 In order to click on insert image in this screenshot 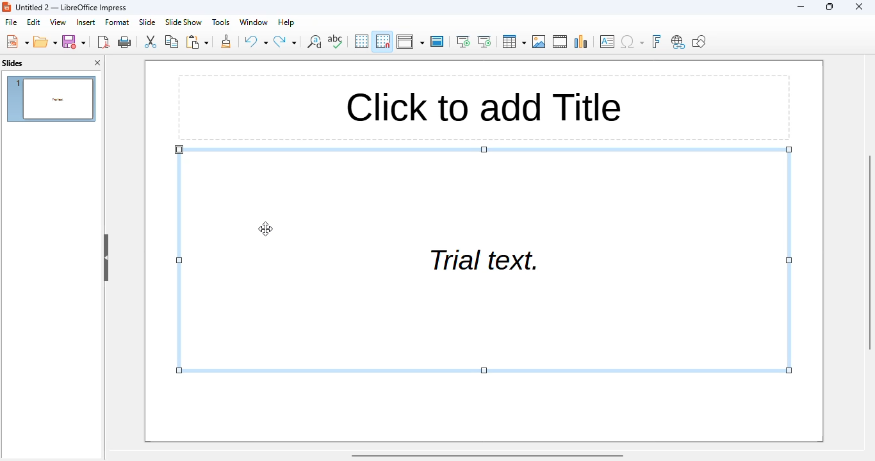, I will do `click(540, 42)`.